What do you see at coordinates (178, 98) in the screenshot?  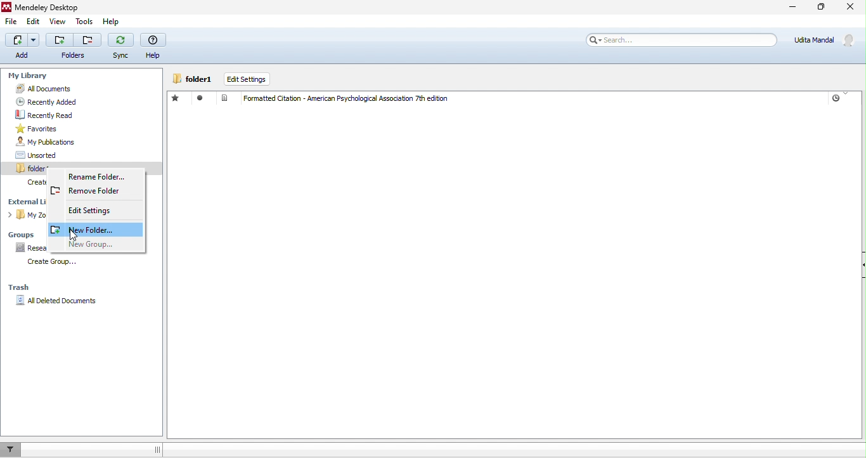 I see `favorite` at bounding box center [178, 98].